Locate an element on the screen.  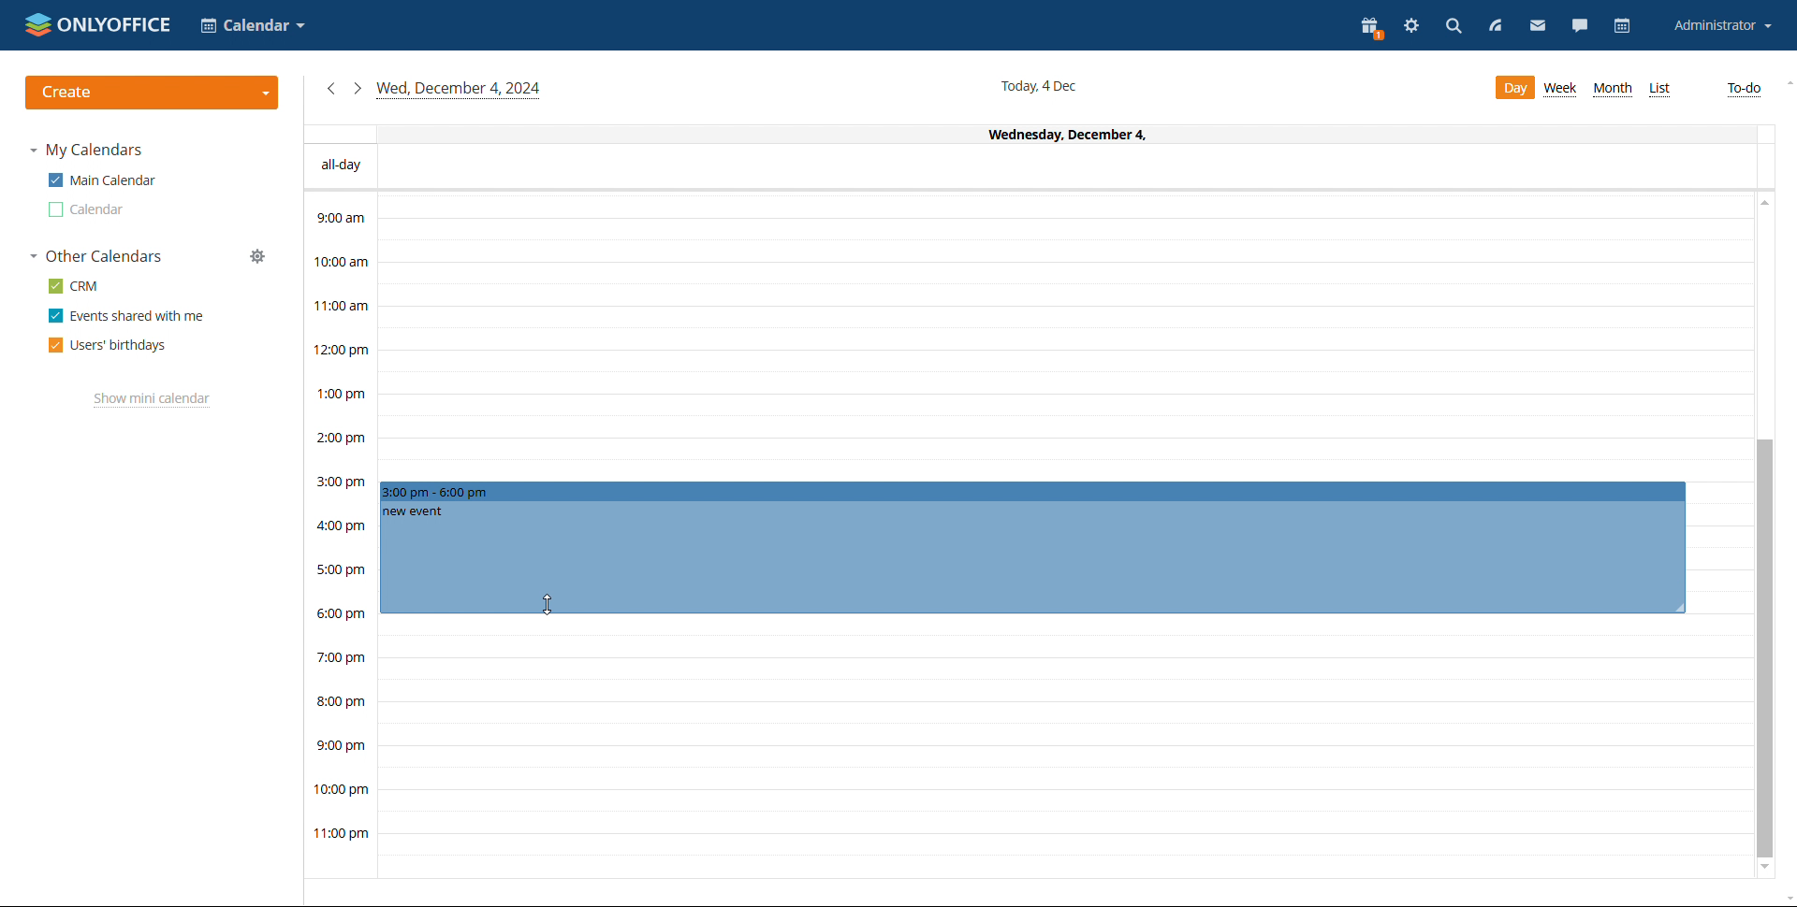
calendars is located at coordinates (97, 256).